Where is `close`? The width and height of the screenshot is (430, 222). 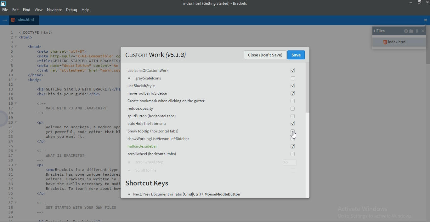
close is located at coordinates (427, 2).